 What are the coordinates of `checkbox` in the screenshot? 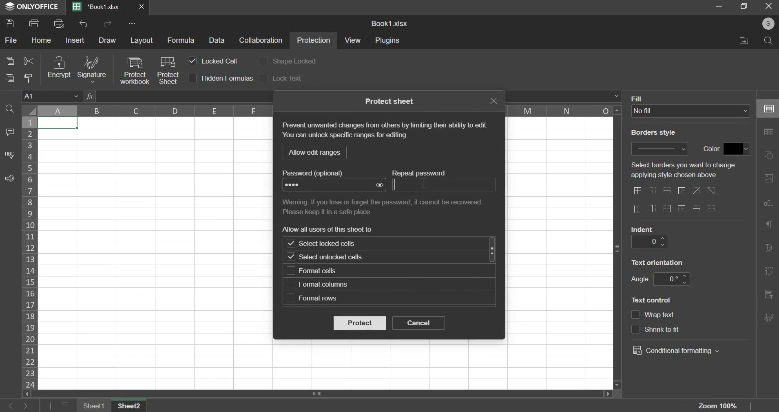 It's located at (290, 271).